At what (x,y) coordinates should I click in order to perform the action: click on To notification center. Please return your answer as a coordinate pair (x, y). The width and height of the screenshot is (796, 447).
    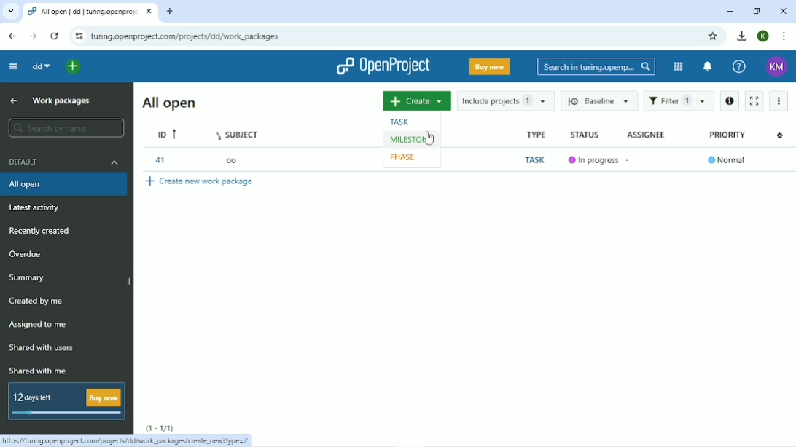
    Looking at the image, I should click on (708, 66).